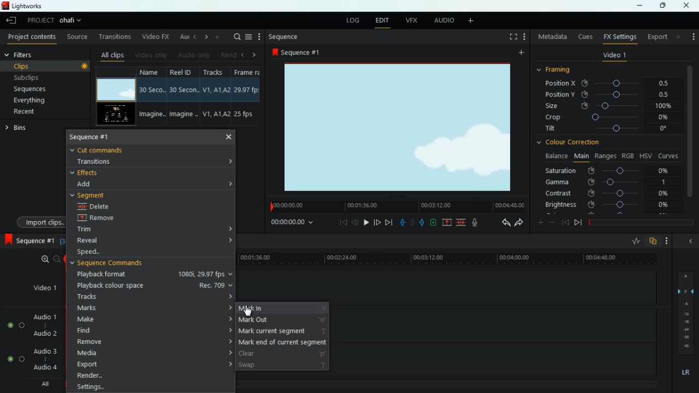 The image size is (699, 393). What do you see at coordinates (244, 54) in the screenshot?
I see `left` at bounding box center [244, 54].